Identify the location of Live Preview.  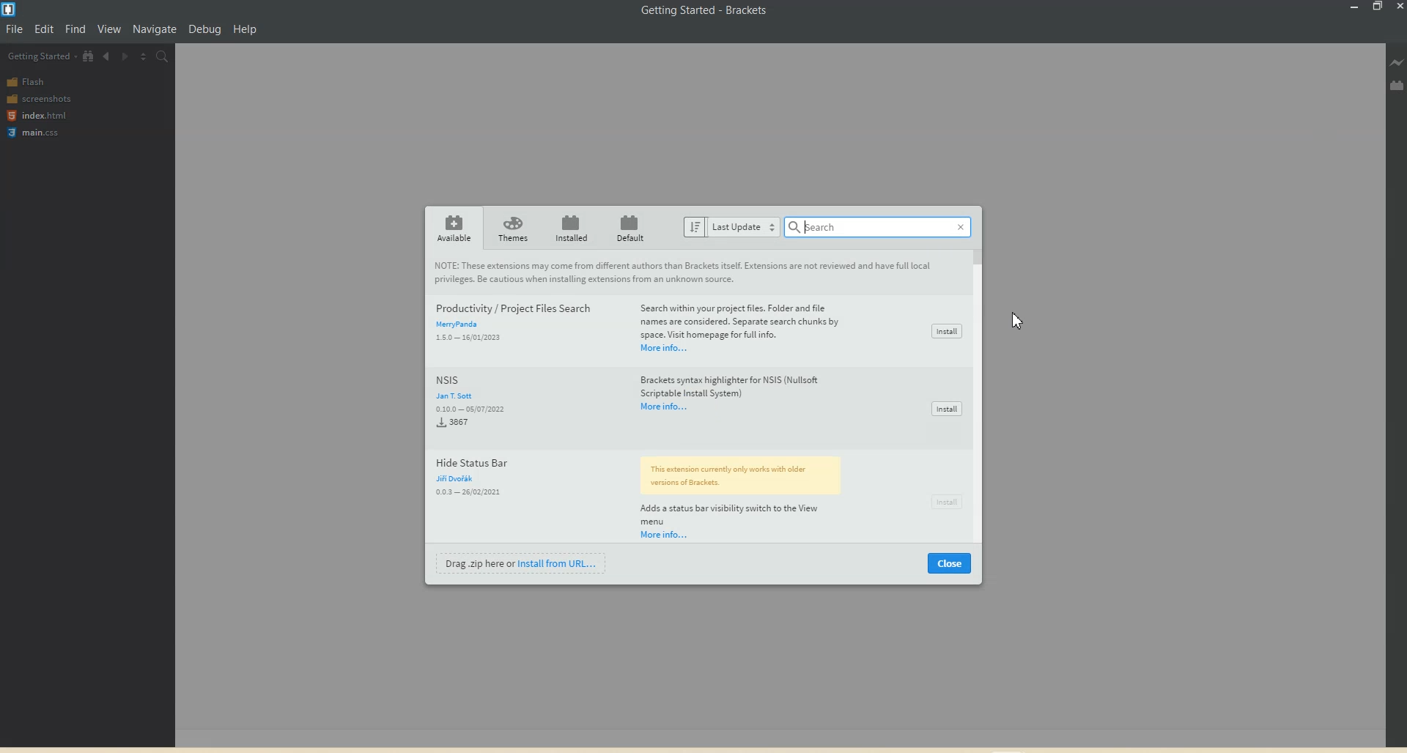
(1397, 63).